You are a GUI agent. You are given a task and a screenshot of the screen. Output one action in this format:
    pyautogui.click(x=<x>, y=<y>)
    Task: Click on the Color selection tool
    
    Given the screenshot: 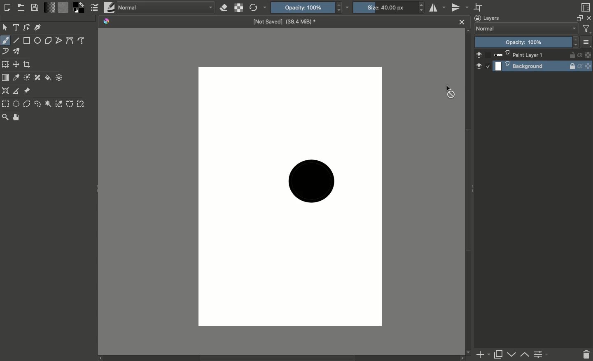 What is the action you would take?
    pyautogui.click(x=59, y=104)
    